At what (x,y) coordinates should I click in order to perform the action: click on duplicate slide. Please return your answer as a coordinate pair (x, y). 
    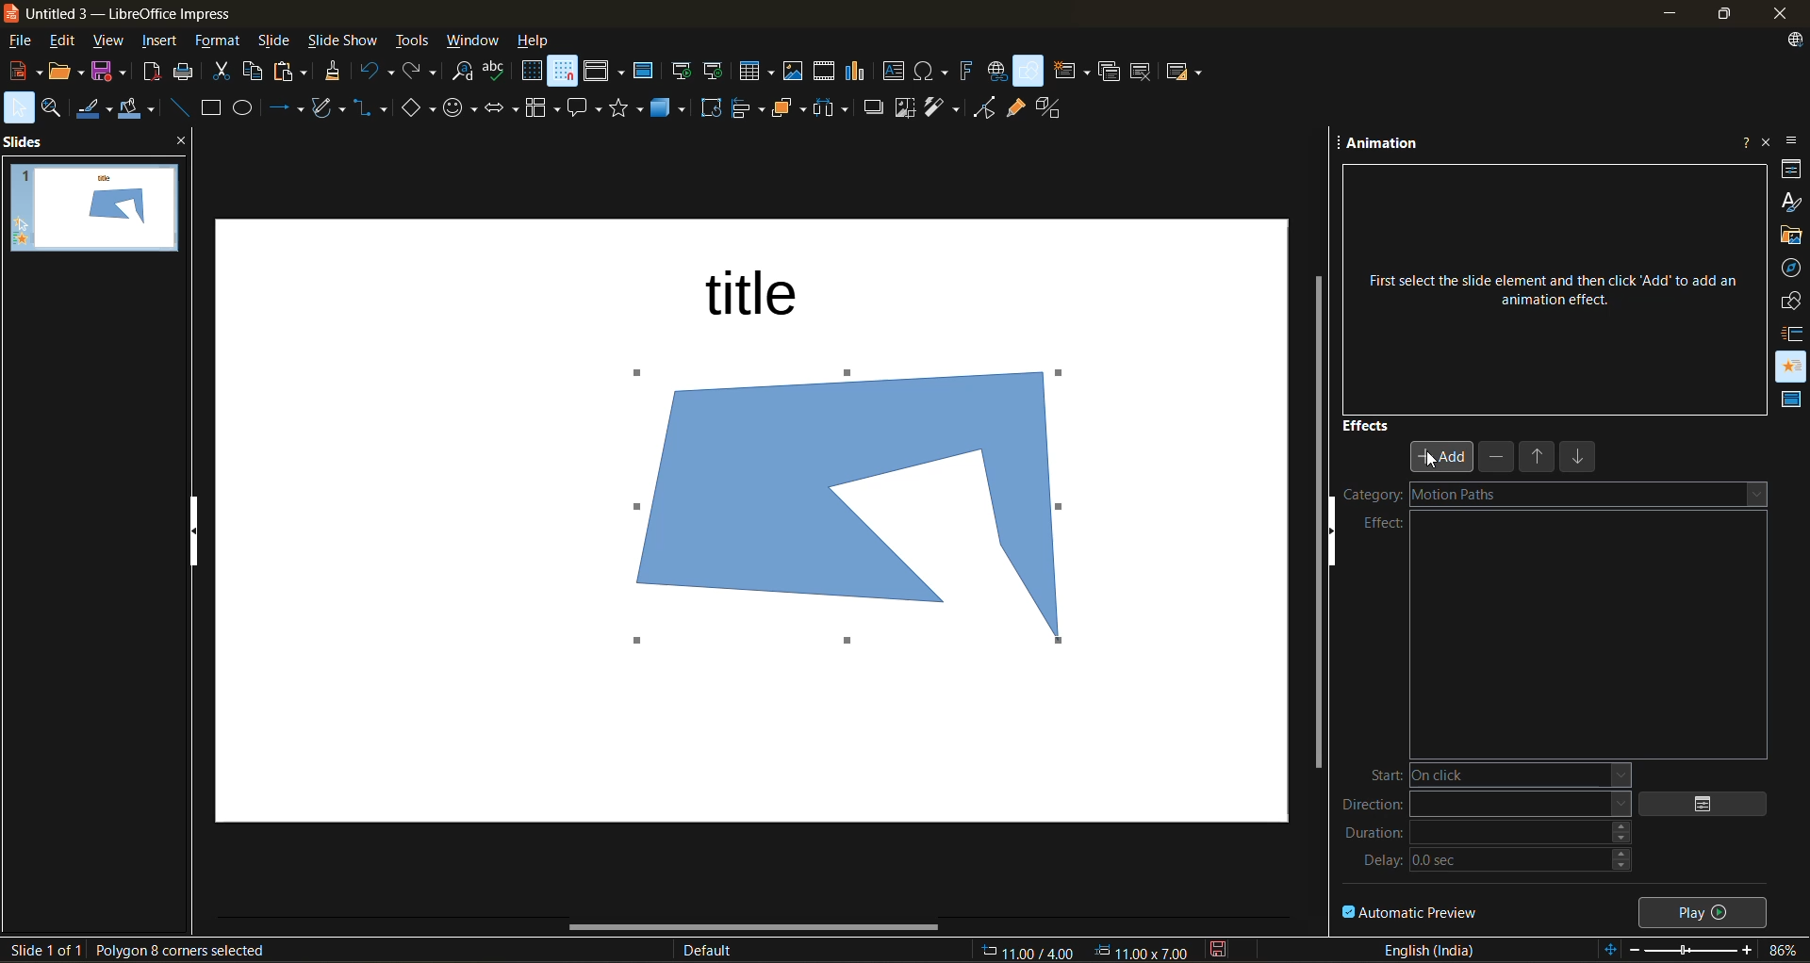
    Looking at the image, I should click on (1110, 72).